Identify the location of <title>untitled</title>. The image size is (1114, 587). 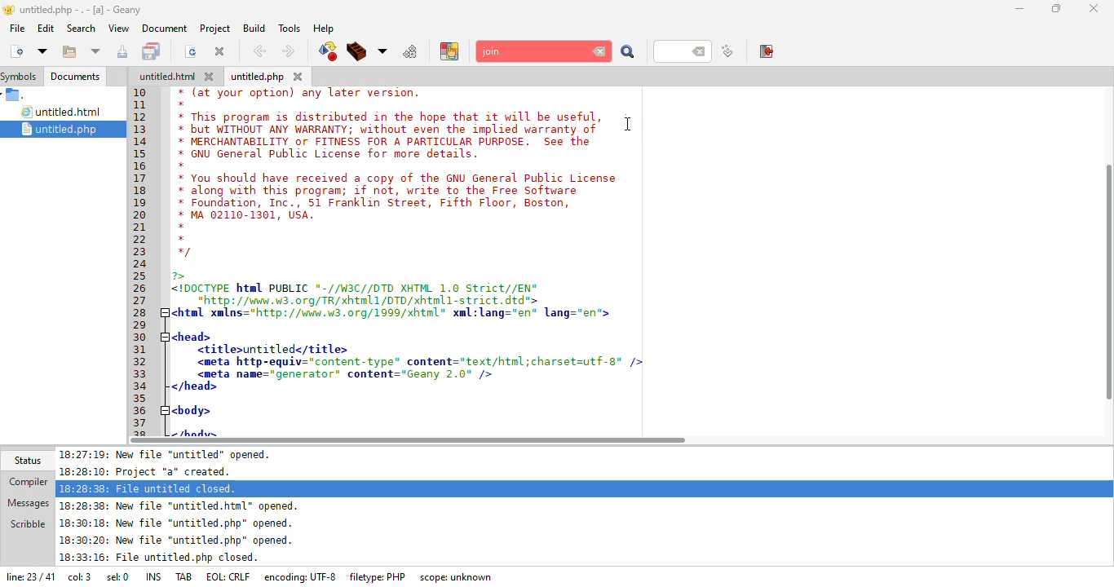
(273, 350).